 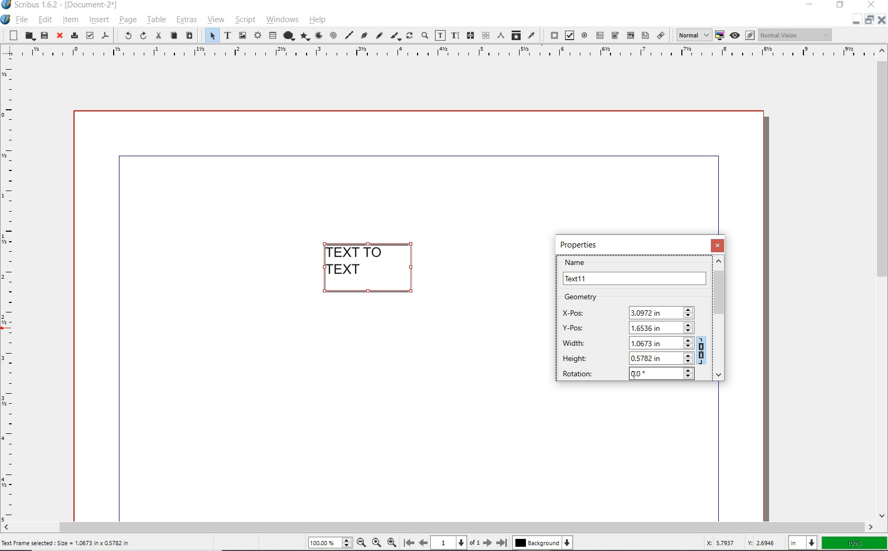 I want to click on rotate item, so click(x=409, y=36).